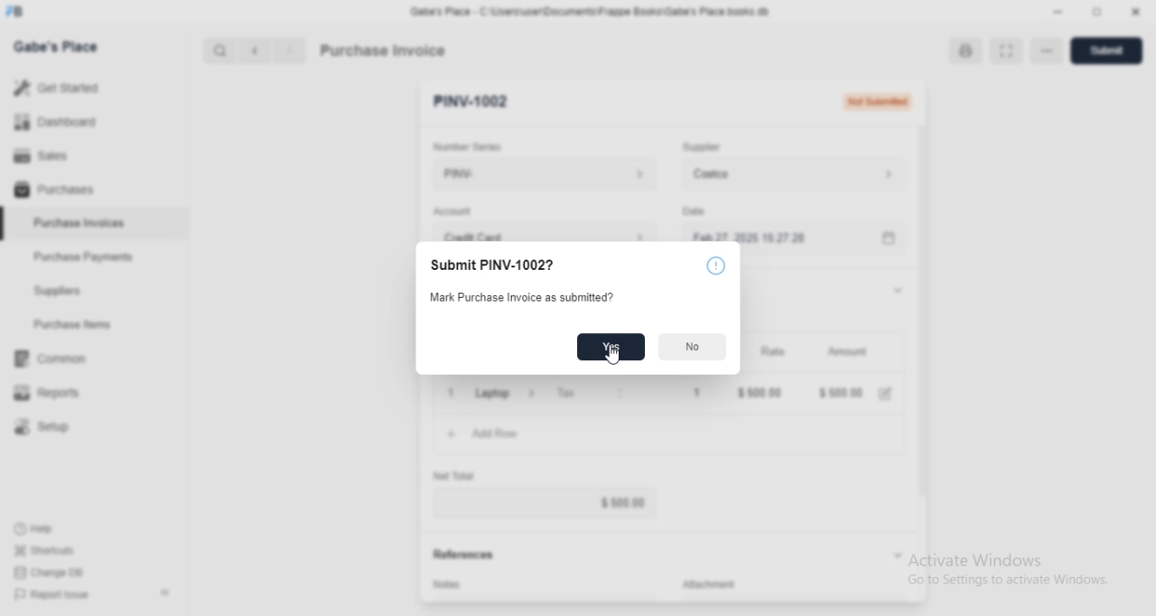  What do you see at coordinates (49, 573) in the screenshot?
I see `Change DB` at bounding box center [49, 573].